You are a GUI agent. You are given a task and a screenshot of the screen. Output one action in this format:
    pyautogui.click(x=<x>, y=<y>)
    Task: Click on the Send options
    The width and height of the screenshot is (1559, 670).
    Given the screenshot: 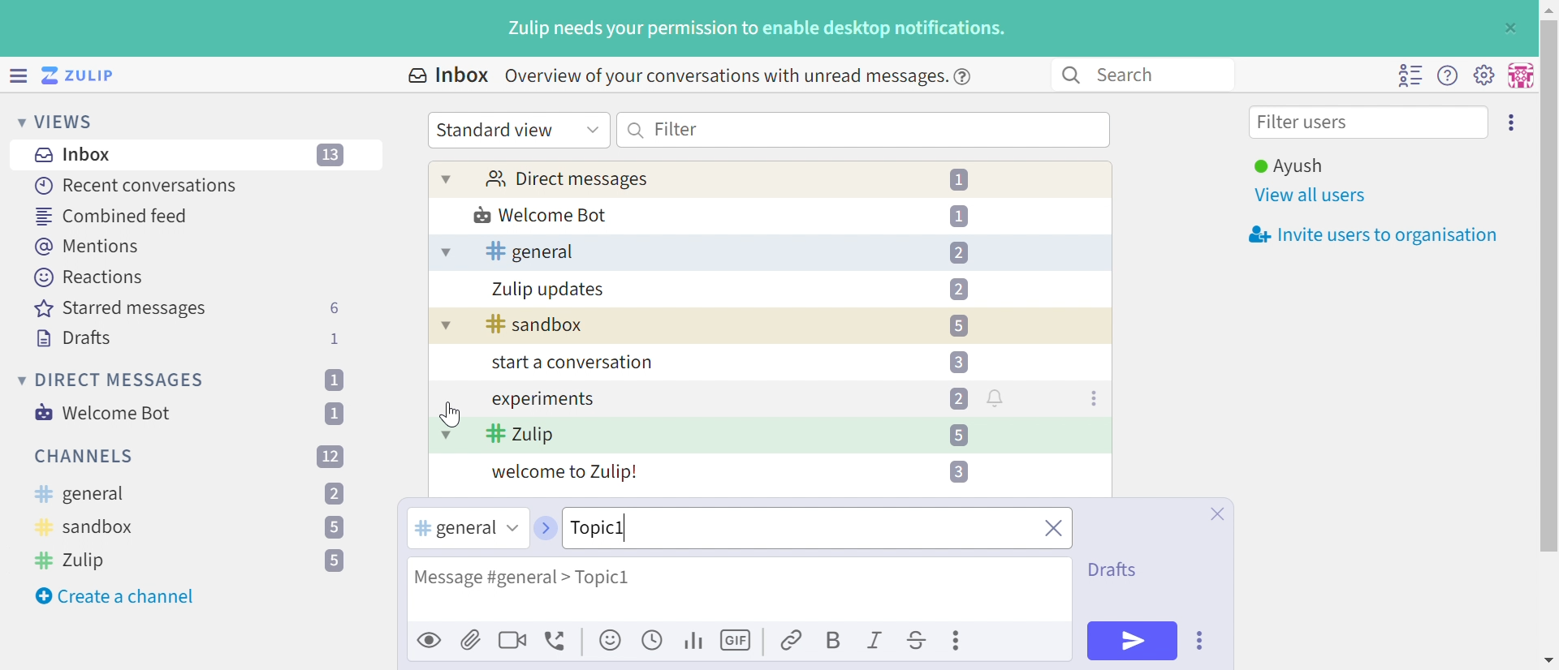 What is the action you would take?
    pyautogui.click(x=1201, y=641)
    